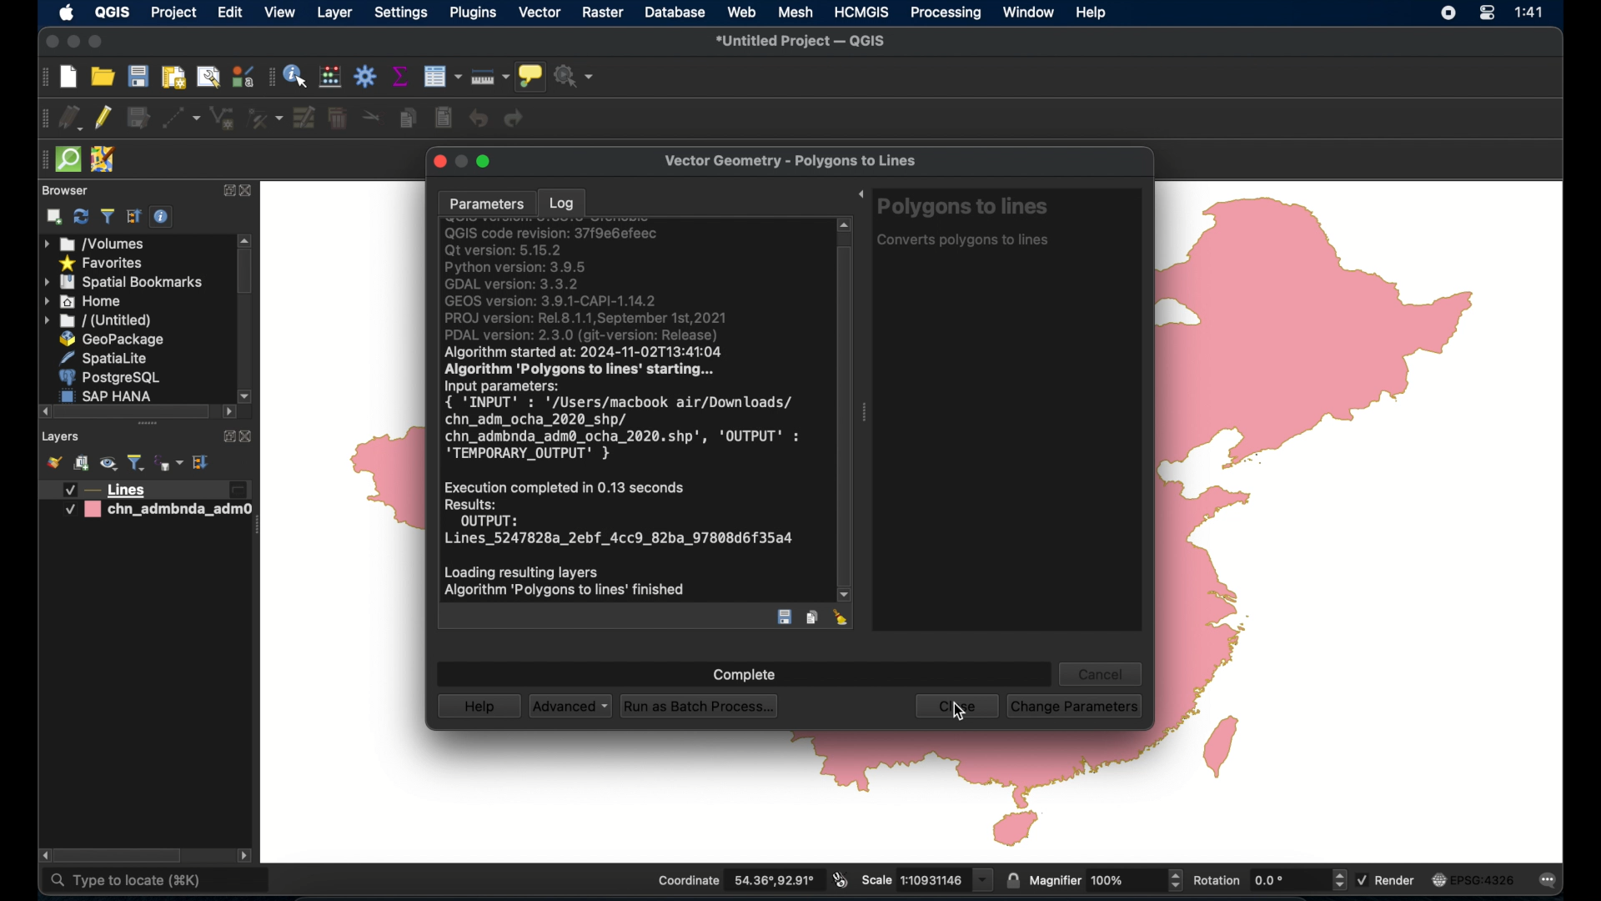 Image resolution: width=1601 pixels, height=901 pixels. Describe the element at coordinates (408, 116) in the screenshot. I see `copy features` at that location.